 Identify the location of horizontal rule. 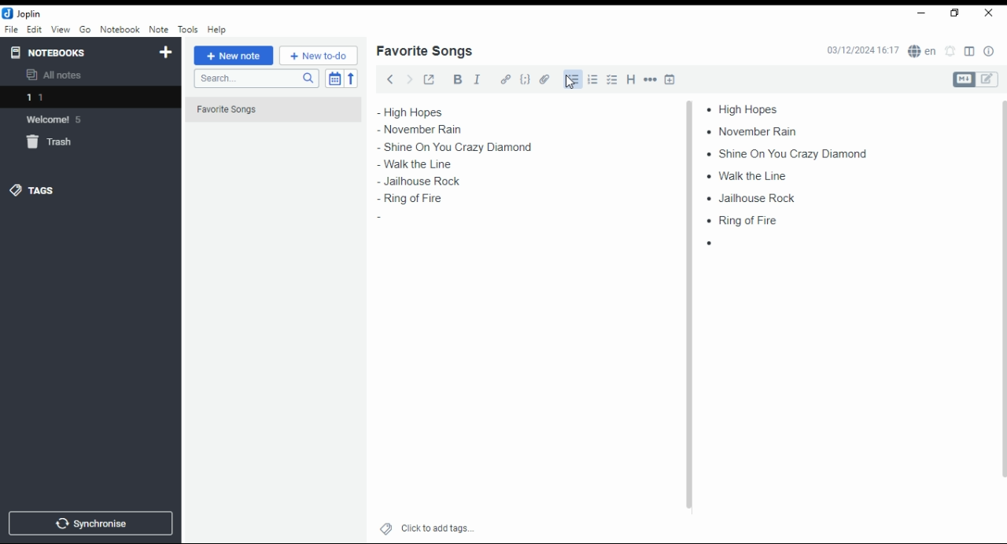
(651, 79).